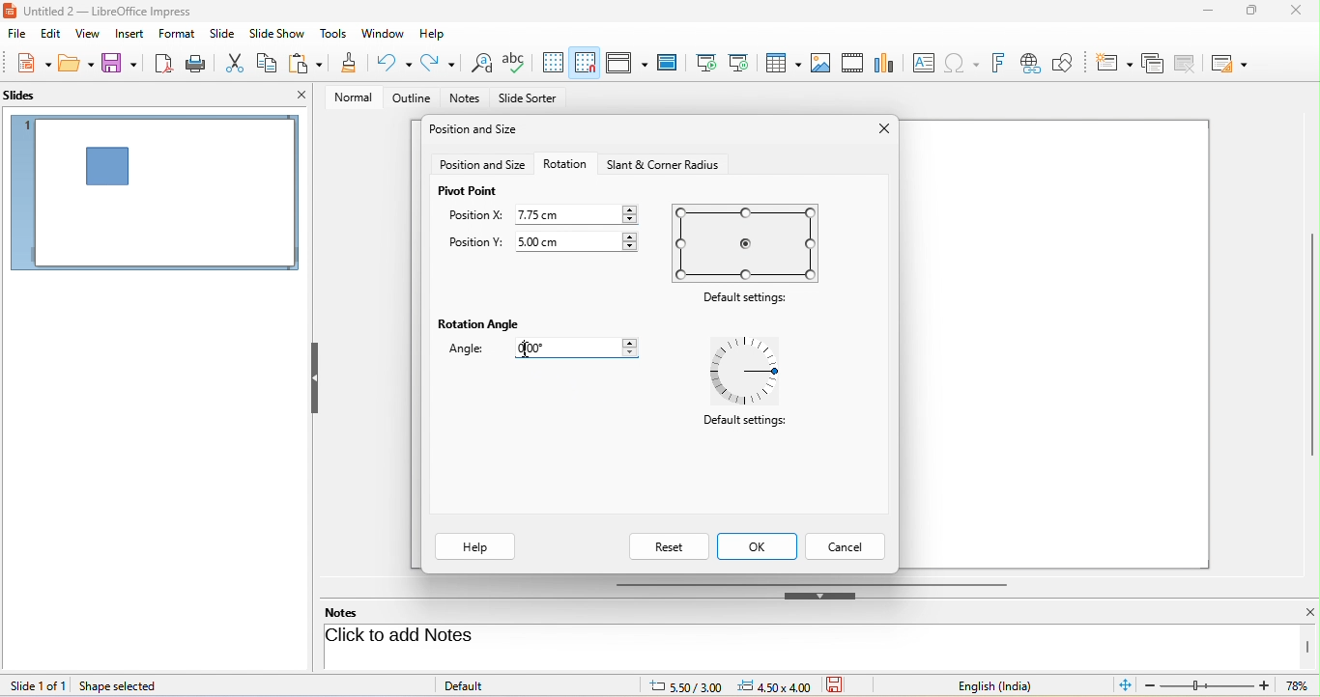  What do you see at coordinates (760, 546) in the screenshot?
I see `ok` at bounding box center [760, 546].